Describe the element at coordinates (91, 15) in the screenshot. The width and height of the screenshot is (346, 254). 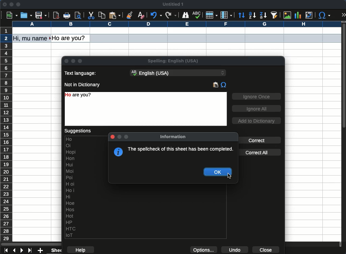
I see `cut` at that location.